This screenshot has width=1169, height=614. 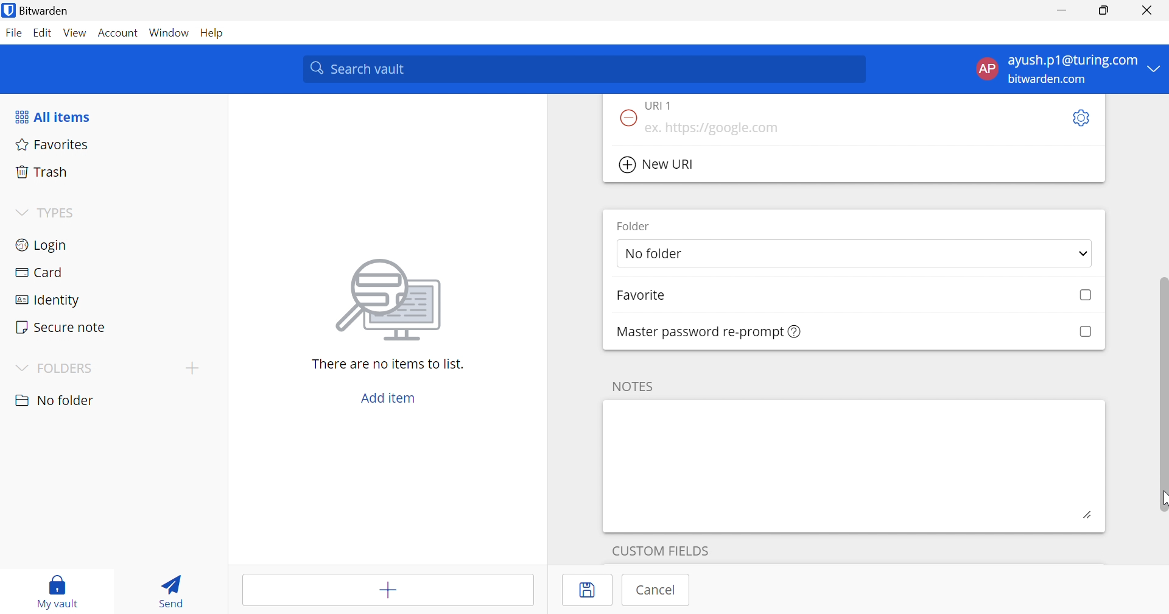 I want to click on Login, so click(x=43, y=244).